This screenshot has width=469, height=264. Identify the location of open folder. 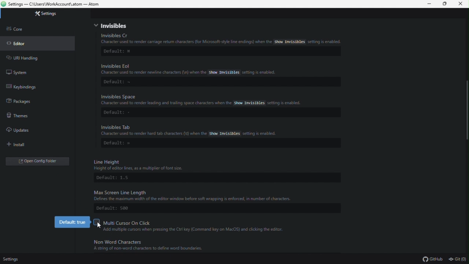
(45, 161).